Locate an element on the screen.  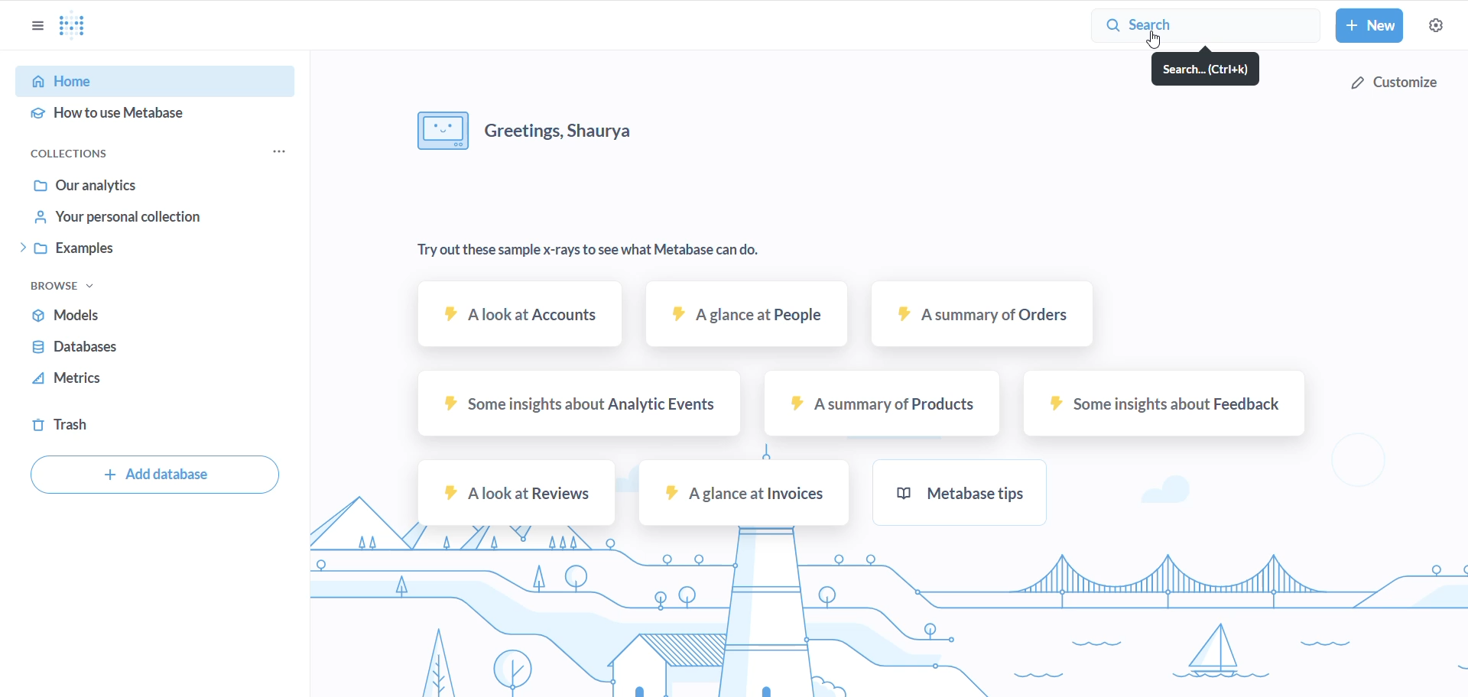
A glance at invoices sample is located at coordinates (746, 494).